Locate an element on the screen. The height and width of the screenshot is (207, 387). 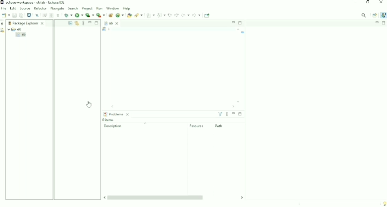
Maximize is located at coordinates (241, 23).